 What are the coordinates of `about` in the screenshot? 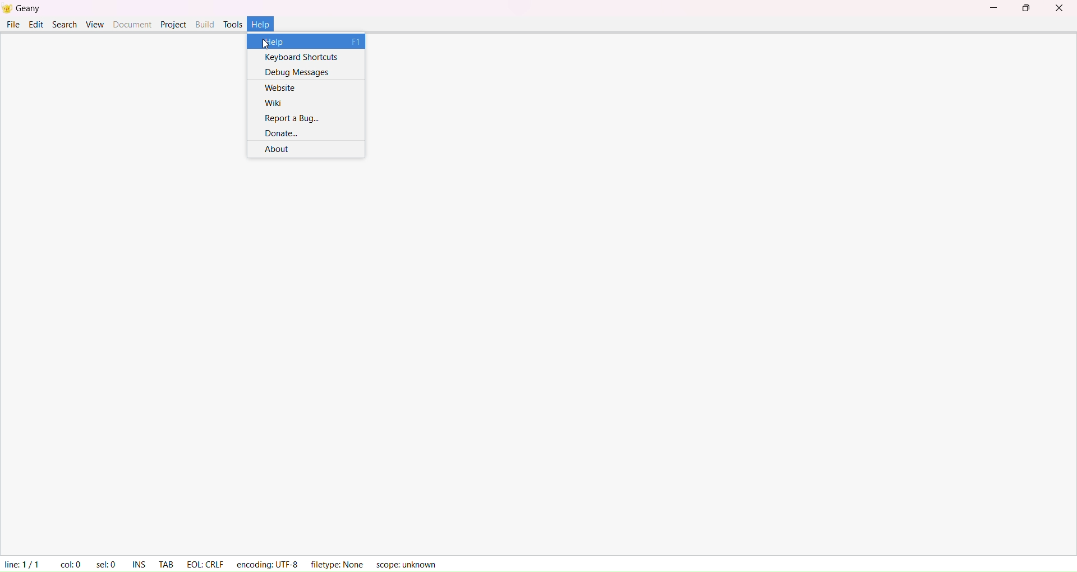 It's located at (280, 150).